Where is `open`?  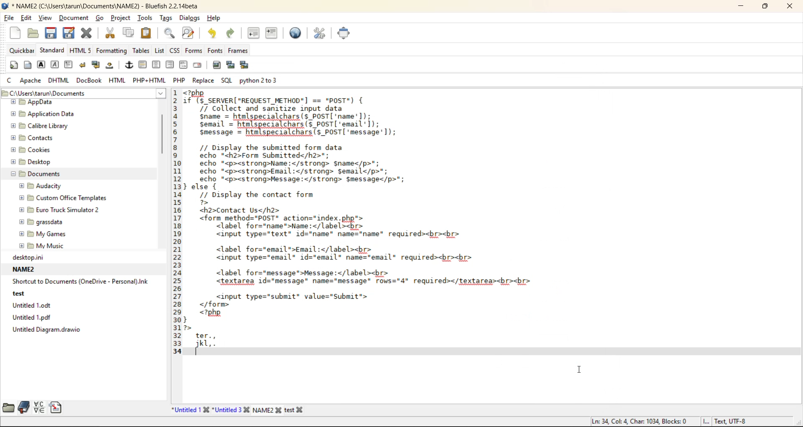
open is located at coordinates (34, 33).